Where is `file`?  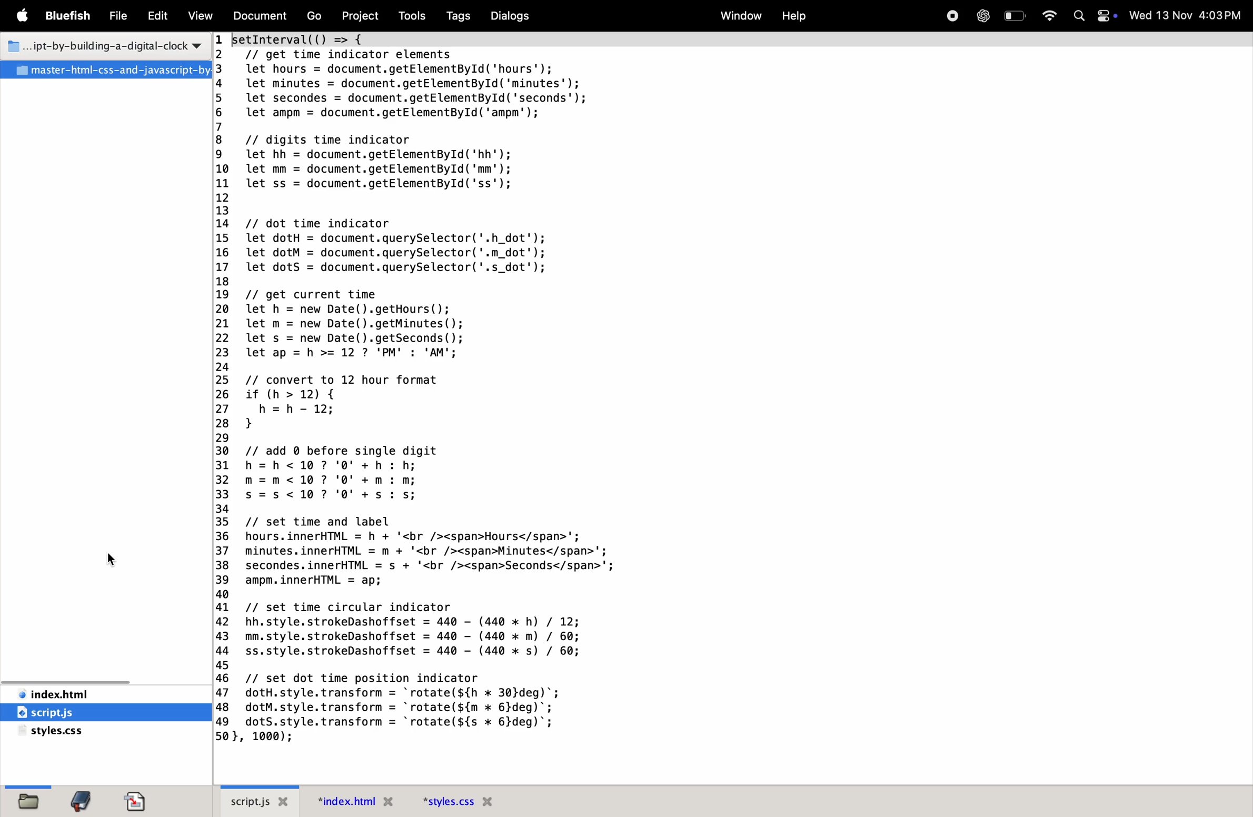
file is located at coordinates (115, 17).